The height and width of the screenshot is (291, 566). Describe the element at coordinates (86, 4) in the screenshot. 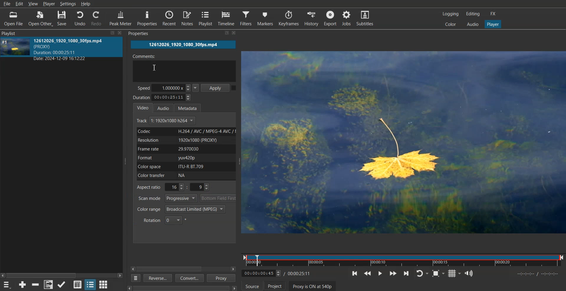

I see `Help` at that location.